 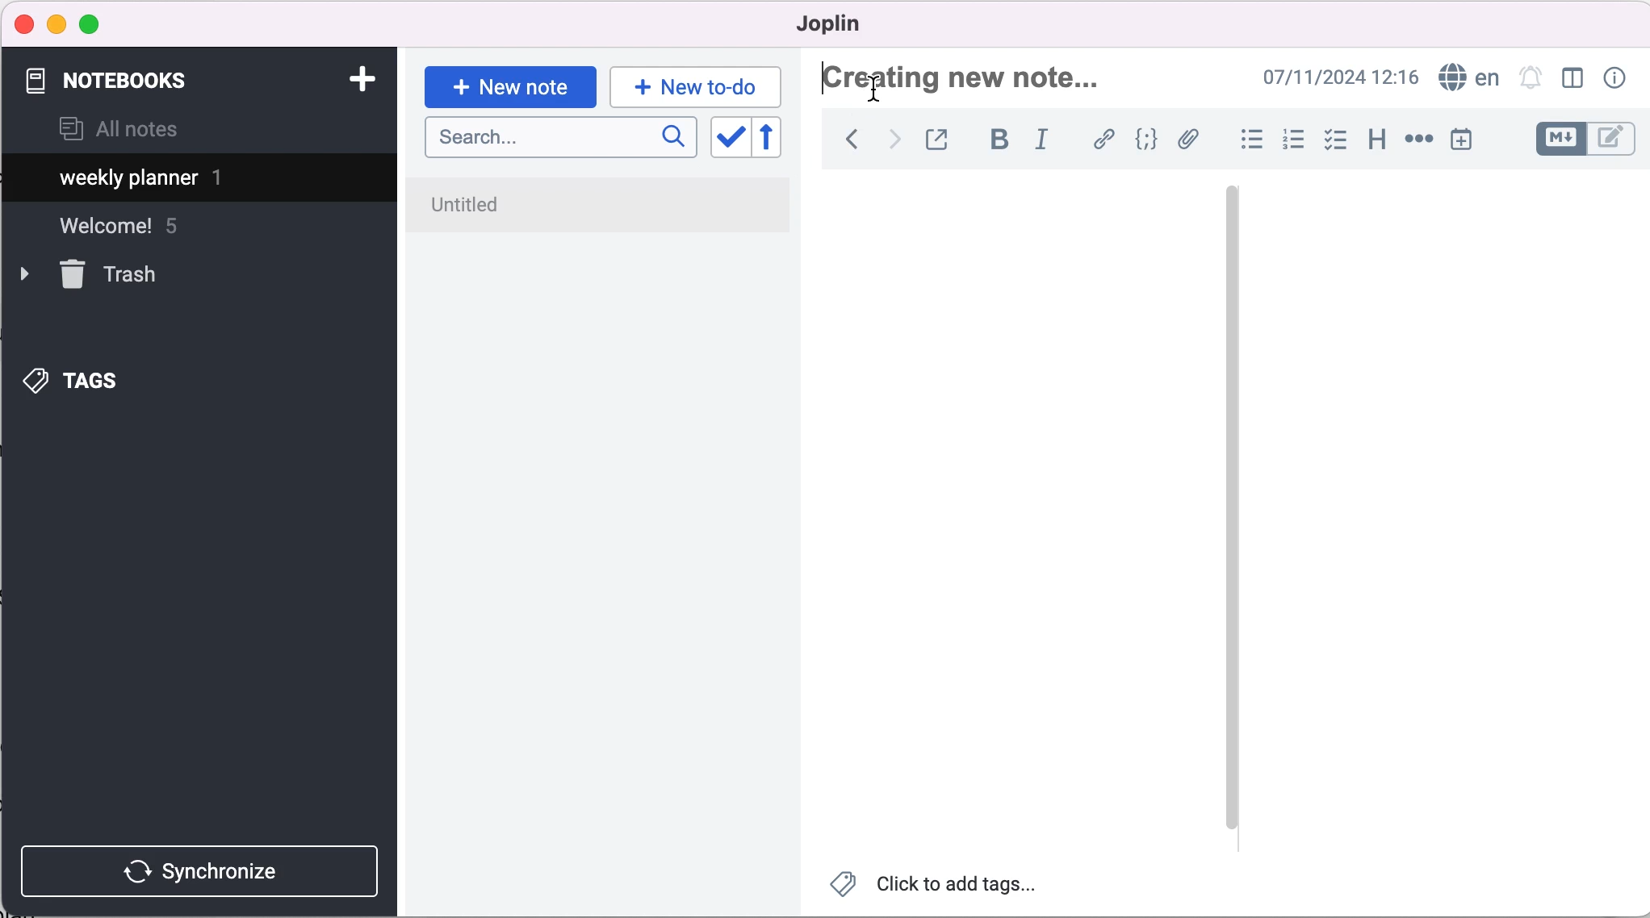 I want to click on add file, so click(x=1188, y=142).